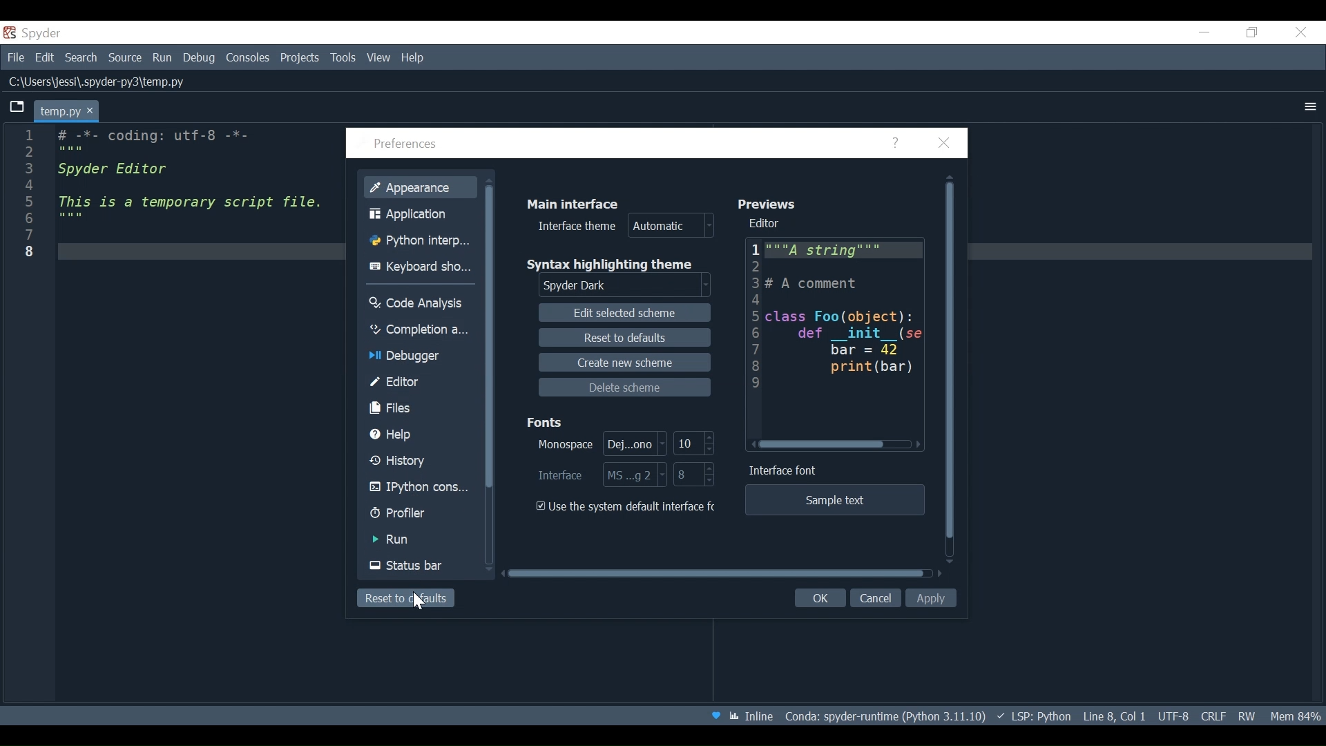 The width and height of the screenshot is (1326, 746). I want to click on Keyboard Shortcuts, so click(423, 267).